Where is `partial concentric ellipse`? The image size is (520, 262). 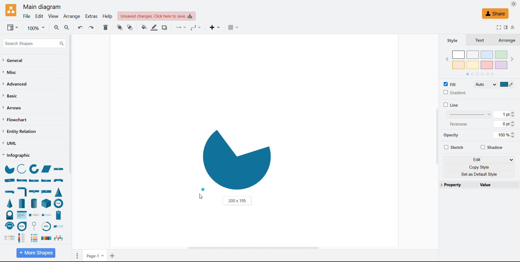 partial concentric ellipse is located at coordinates (59, 203).